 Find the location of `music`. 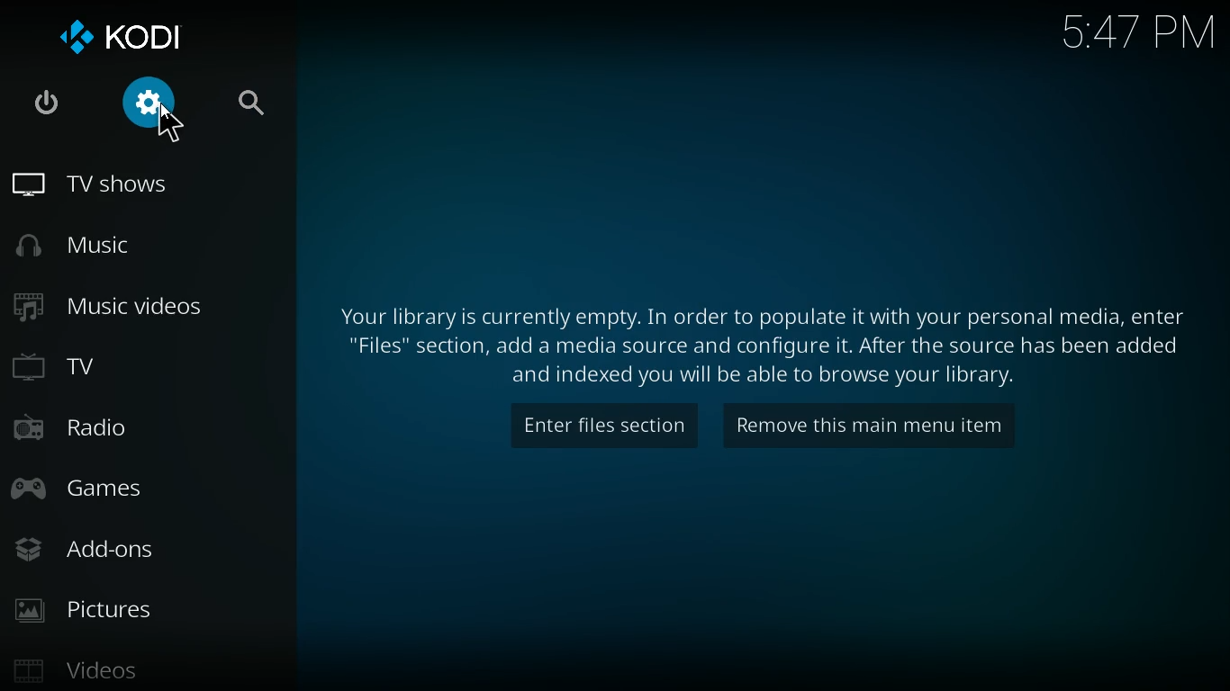

music is located at coordinates (141, 246).